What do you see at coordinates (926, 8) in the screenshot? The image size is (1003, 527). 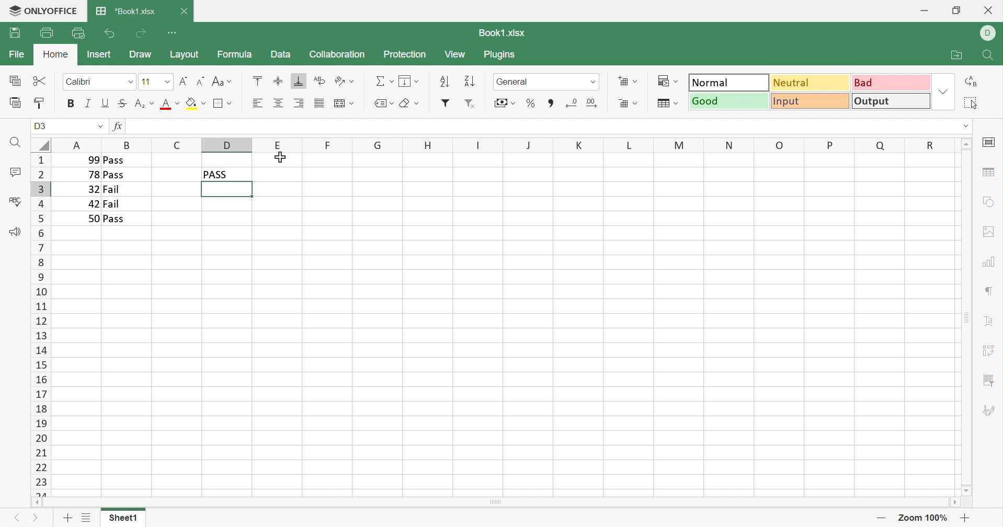 I see `Minimize` at bounding box center [926, 8].